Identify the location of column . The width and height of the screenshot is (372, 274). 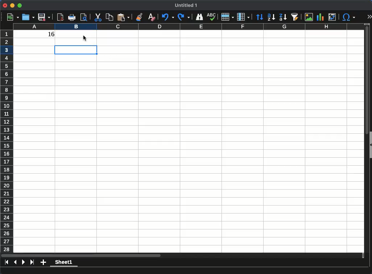
(243, 17).